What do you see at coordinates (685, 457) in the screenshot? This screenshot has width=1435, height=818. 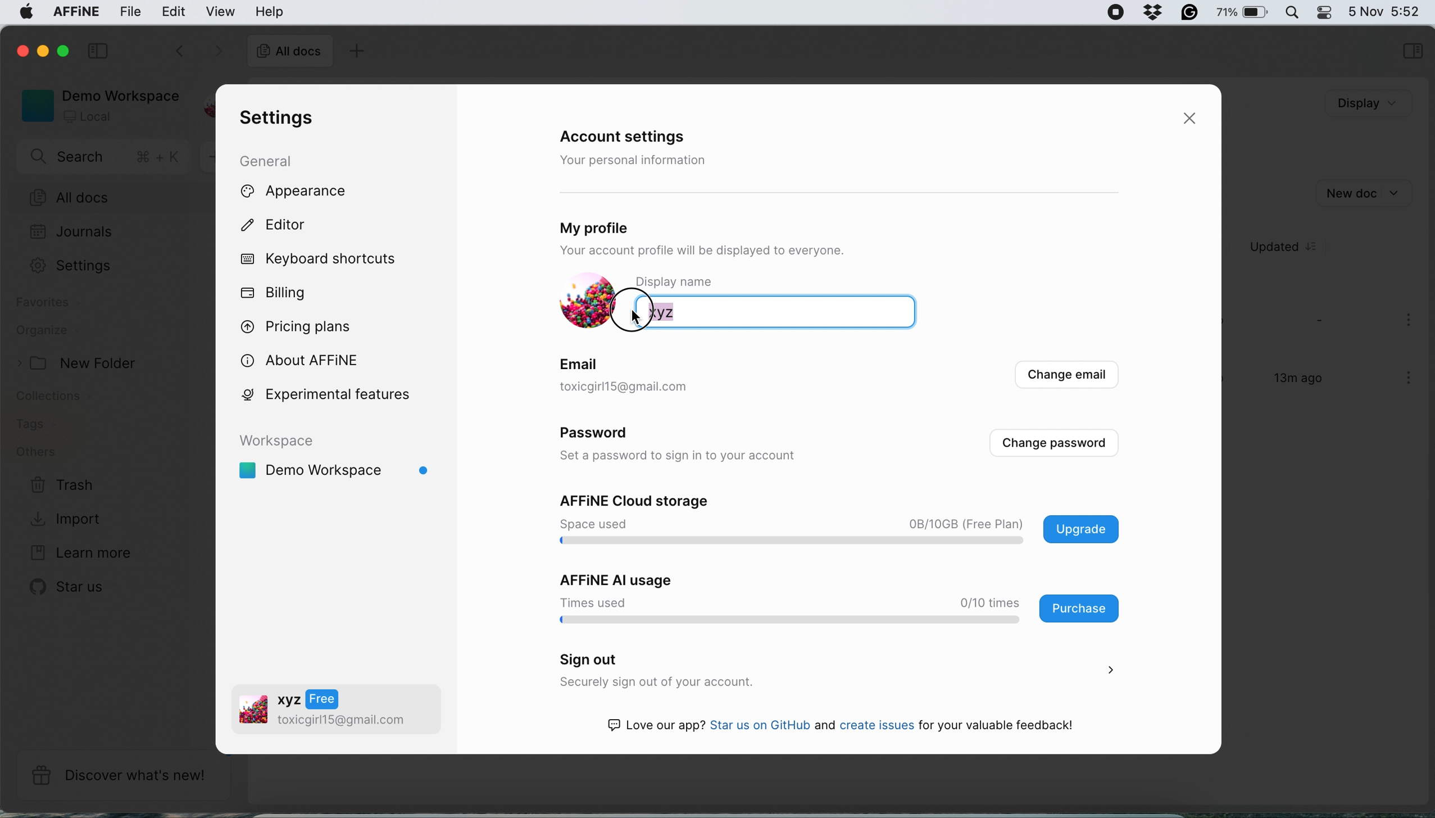 I see `set a password to sign in to your account` at bounding box center [685, 457].